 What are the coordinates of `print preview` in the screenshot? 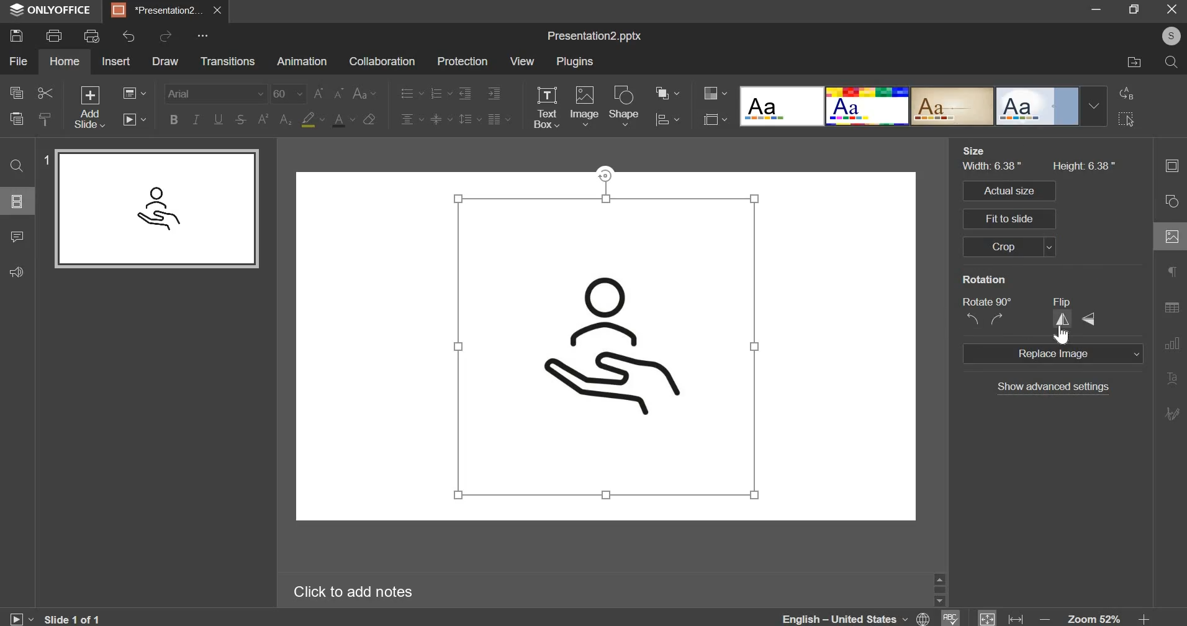 It's located at (92, 37).